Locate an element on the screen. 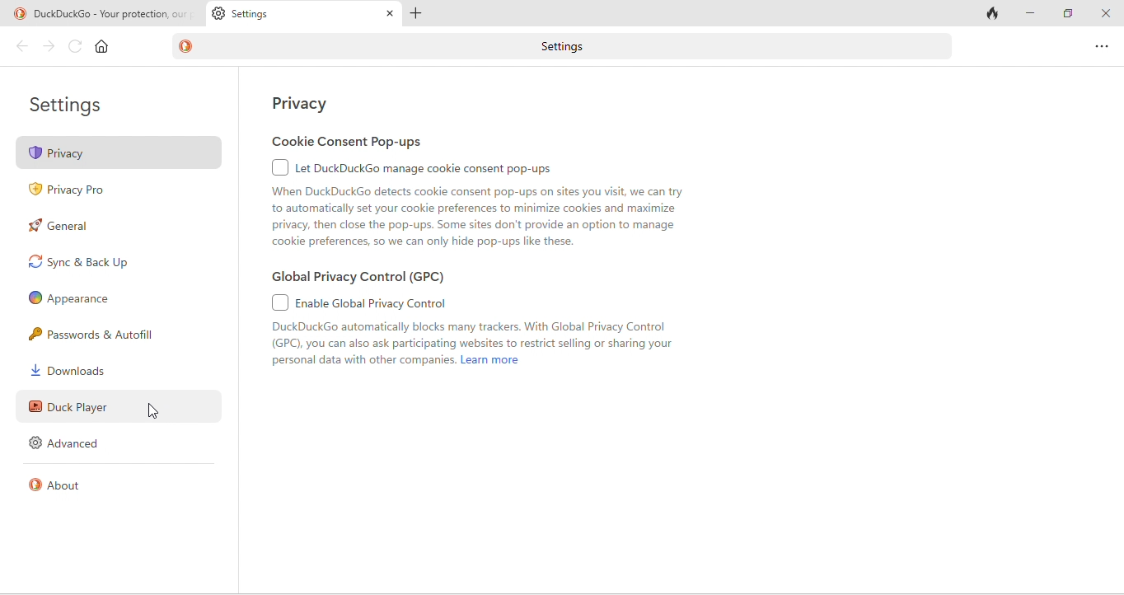  cursor movement is located at coordinates (157, 411).